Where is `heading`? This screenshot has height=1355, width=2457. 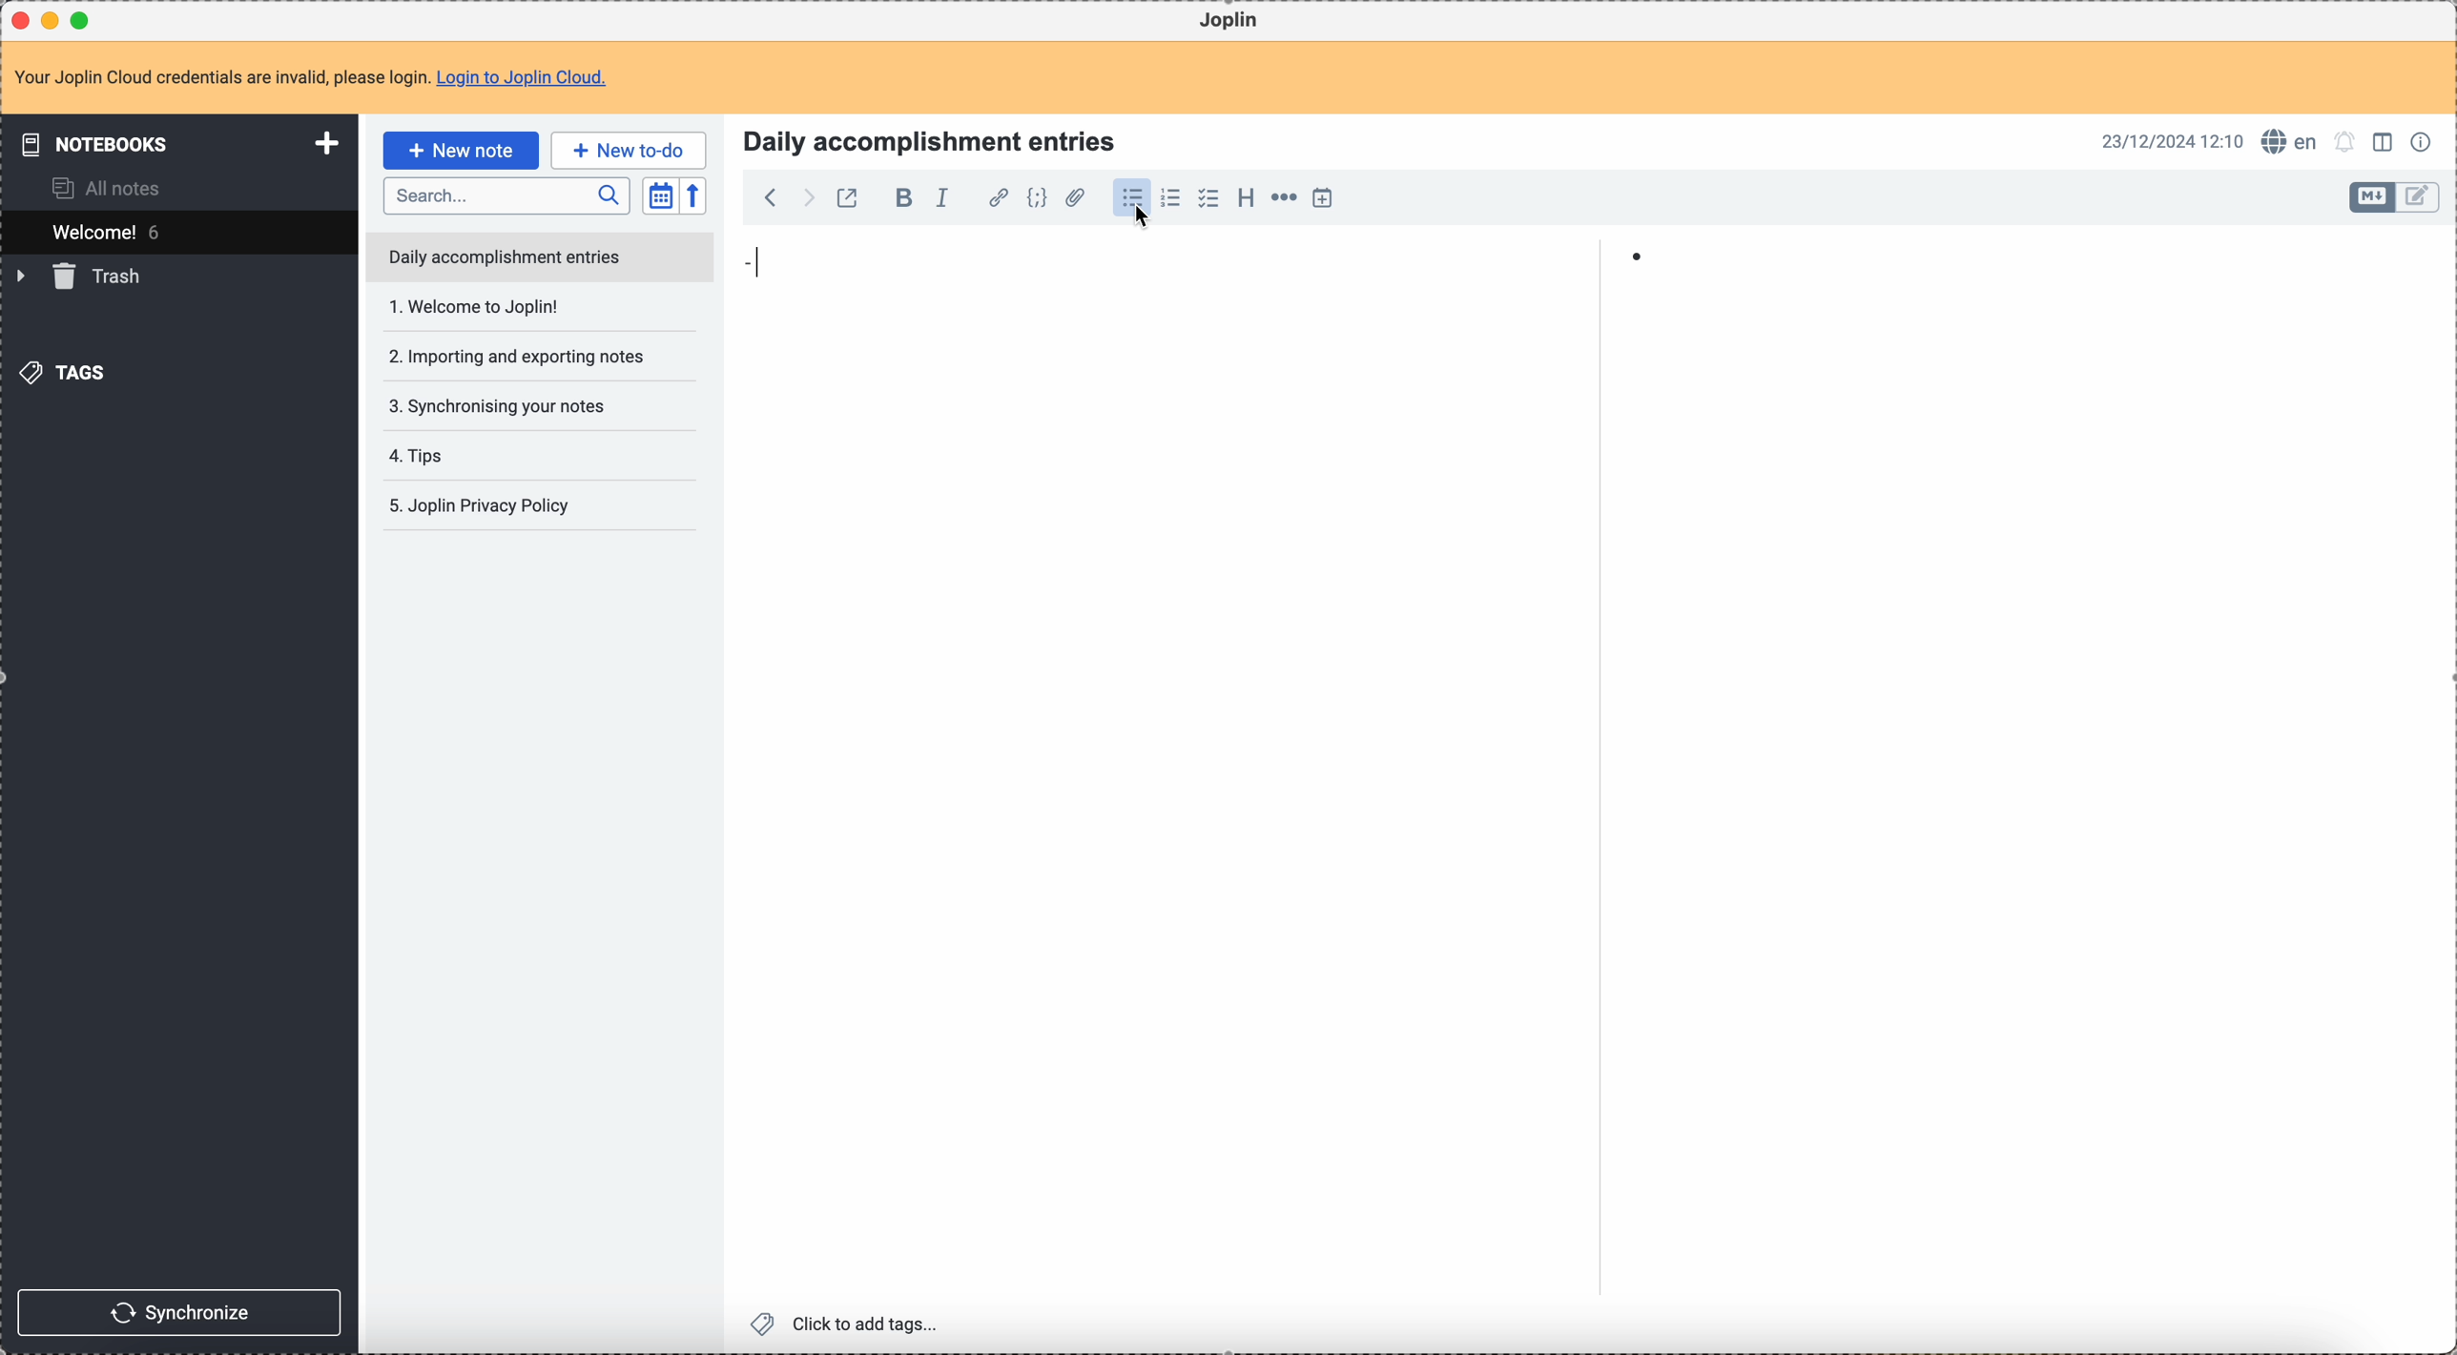 heading is located at coordinates (1246, 198).